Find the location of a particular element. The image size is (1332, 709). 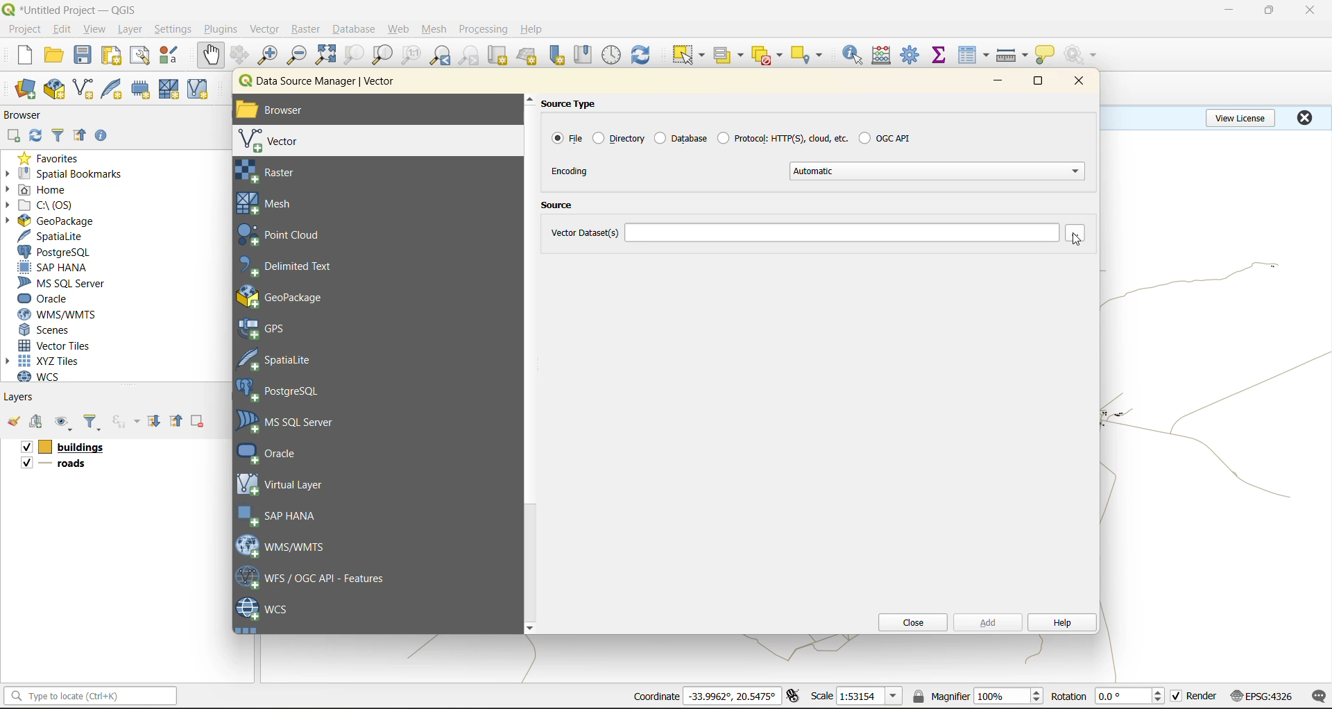

gps is located at coordinates (272, 329).